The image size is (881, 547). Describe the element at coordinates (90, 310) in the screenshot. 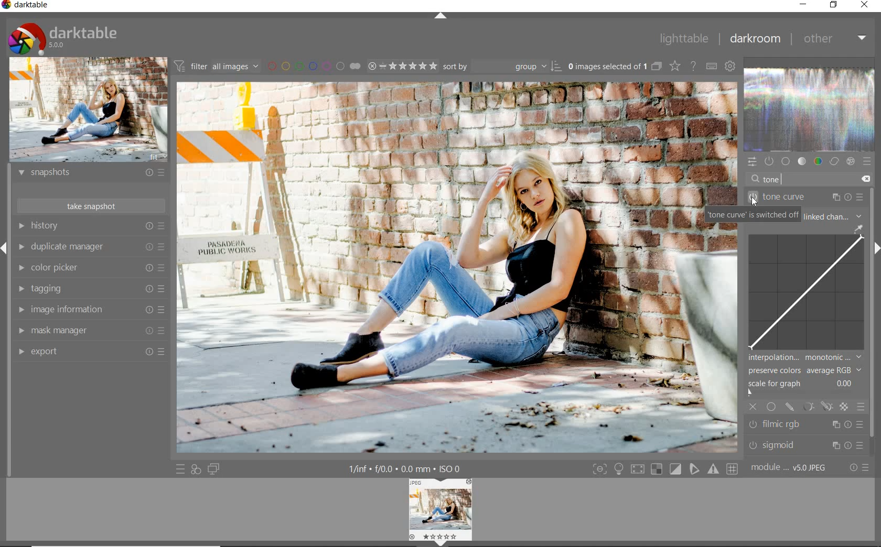

I see `image information` at that location.